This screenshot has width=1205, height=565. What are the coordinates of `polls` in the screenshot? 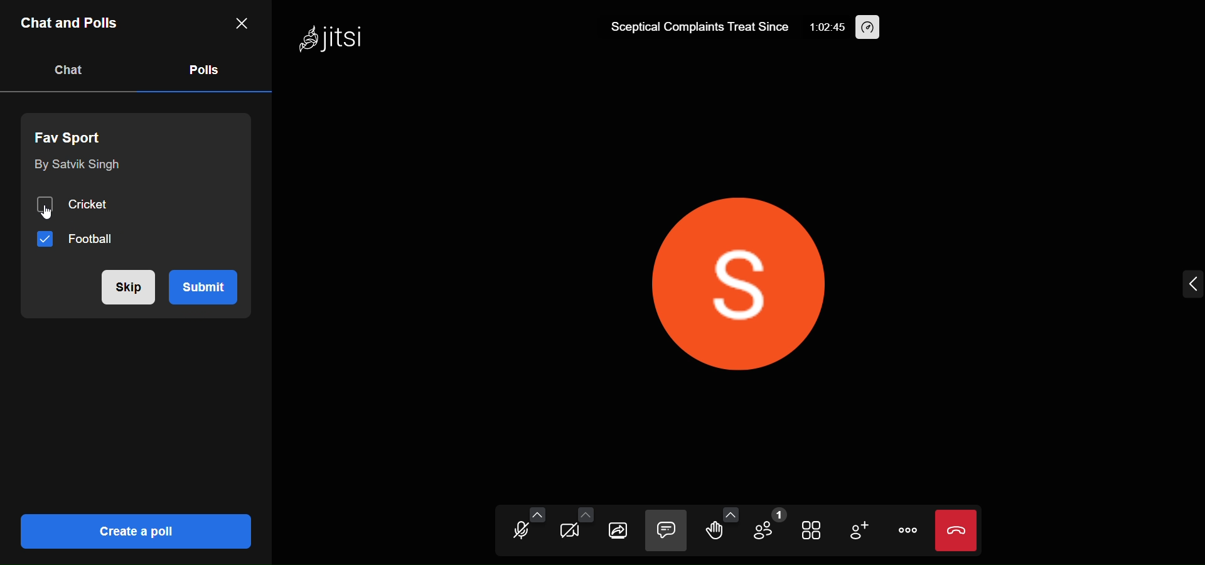 It's located at (202, 68).